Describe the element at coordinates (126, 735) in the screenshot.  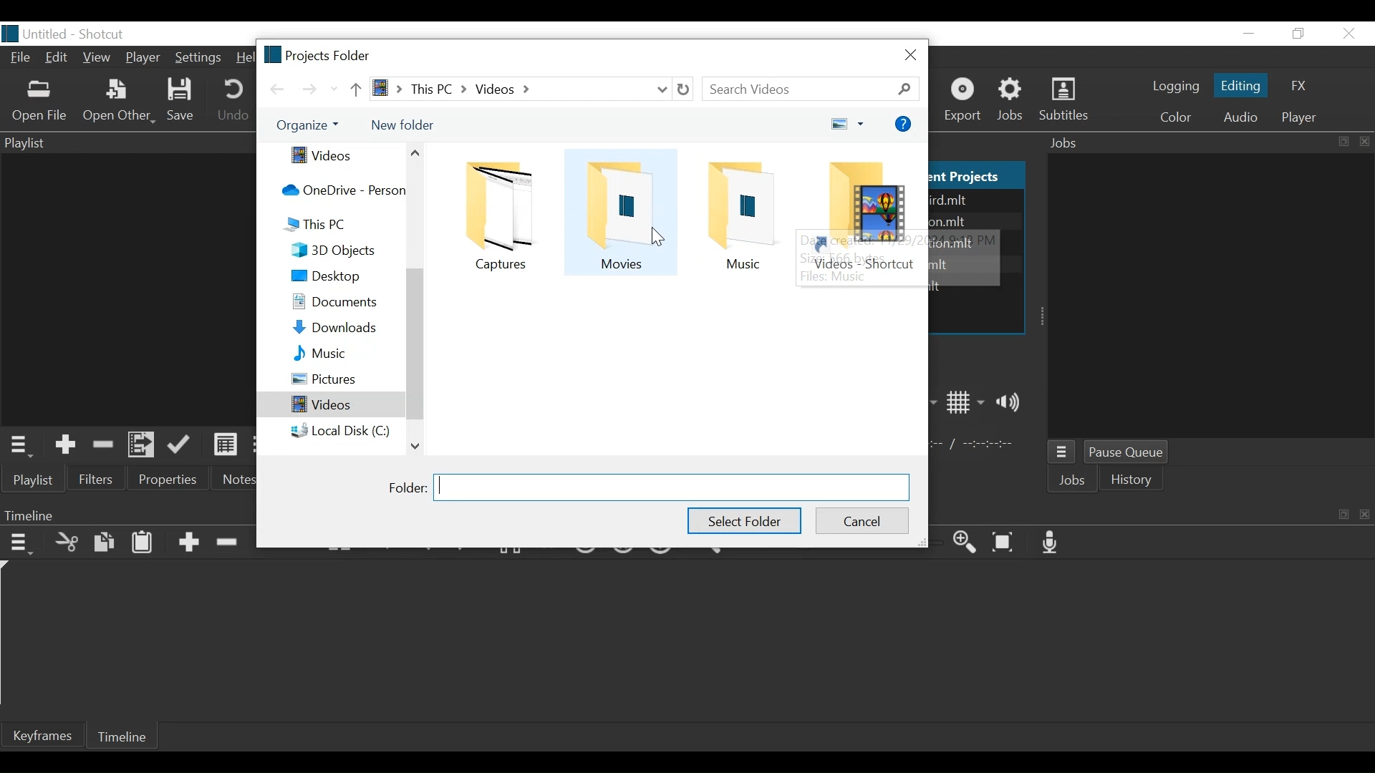
I see `Timeline` at that location.